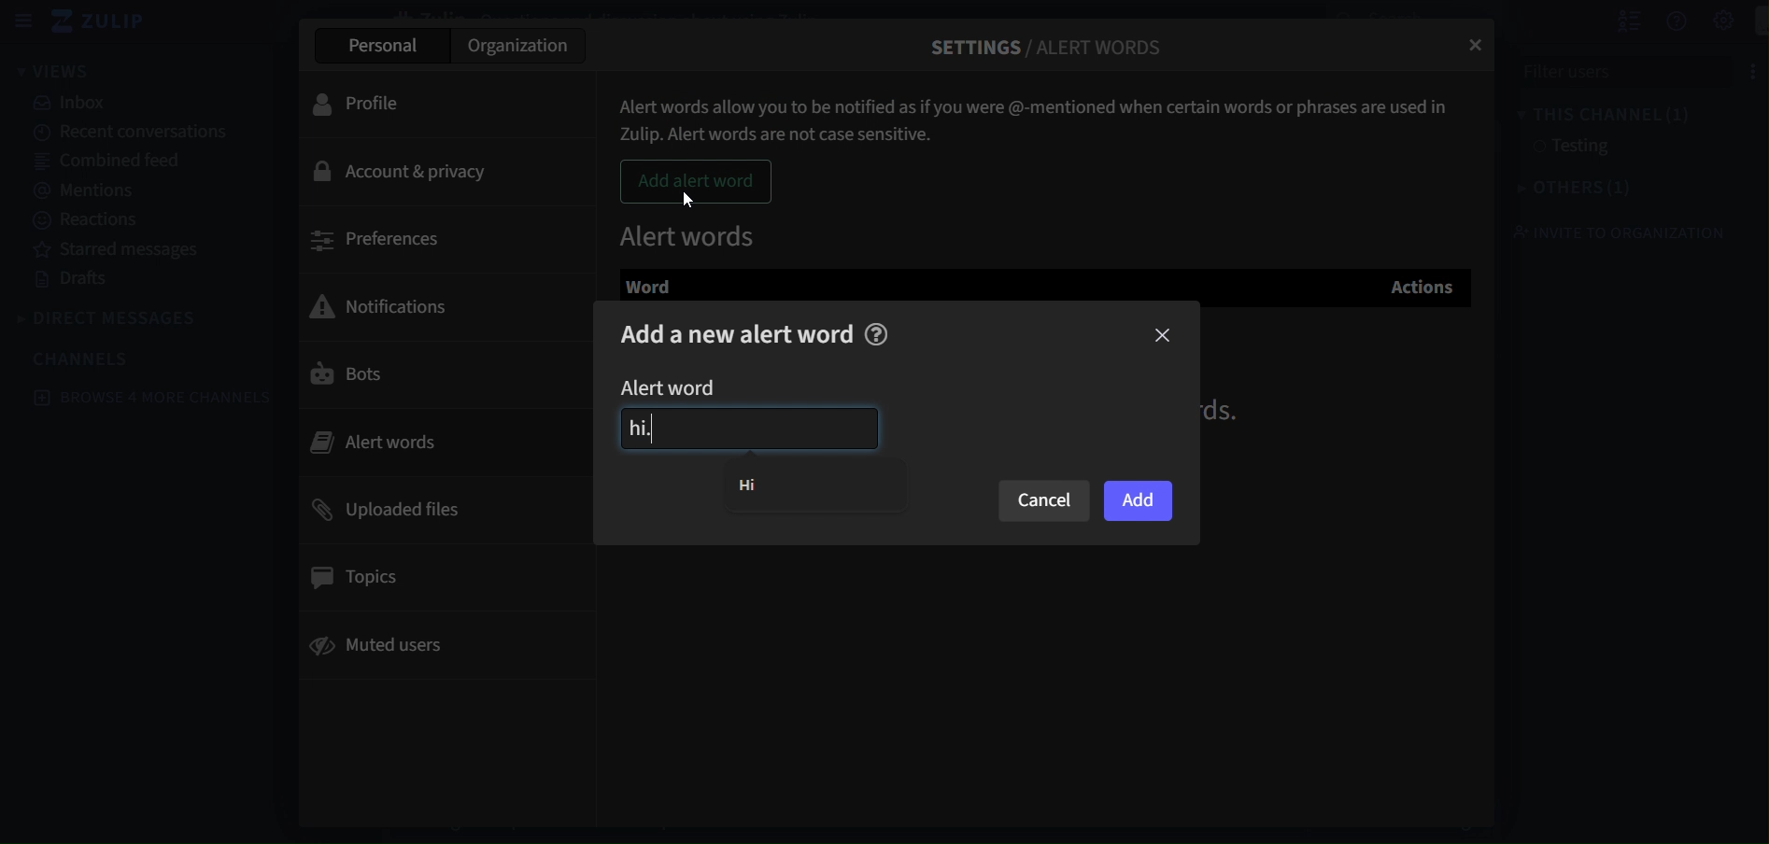 The height and width of the screenshot is (844, 1769). What do you see at coordinates (1734, 69) in the screenshot?
I see `options` at bounding box center [1734, 69].